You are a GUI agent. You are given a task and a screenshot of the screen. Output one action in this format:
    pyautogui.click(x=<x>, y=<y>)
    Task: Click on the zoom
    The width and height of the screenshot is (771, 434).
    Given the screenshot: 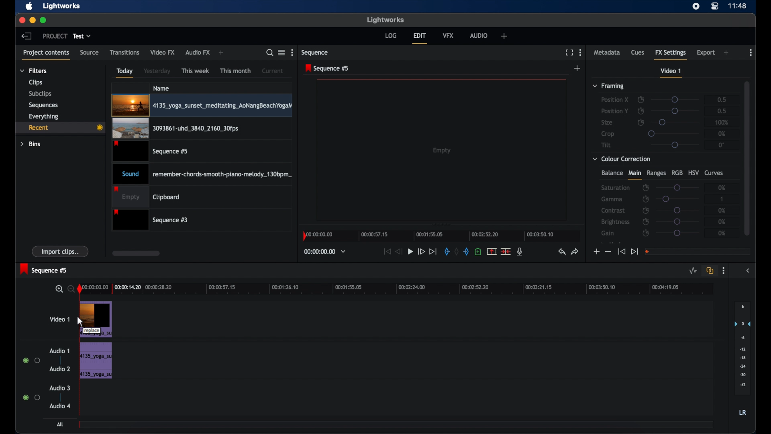 What is the action you would take?
    pyautogui.click(x=63, y=289)
    